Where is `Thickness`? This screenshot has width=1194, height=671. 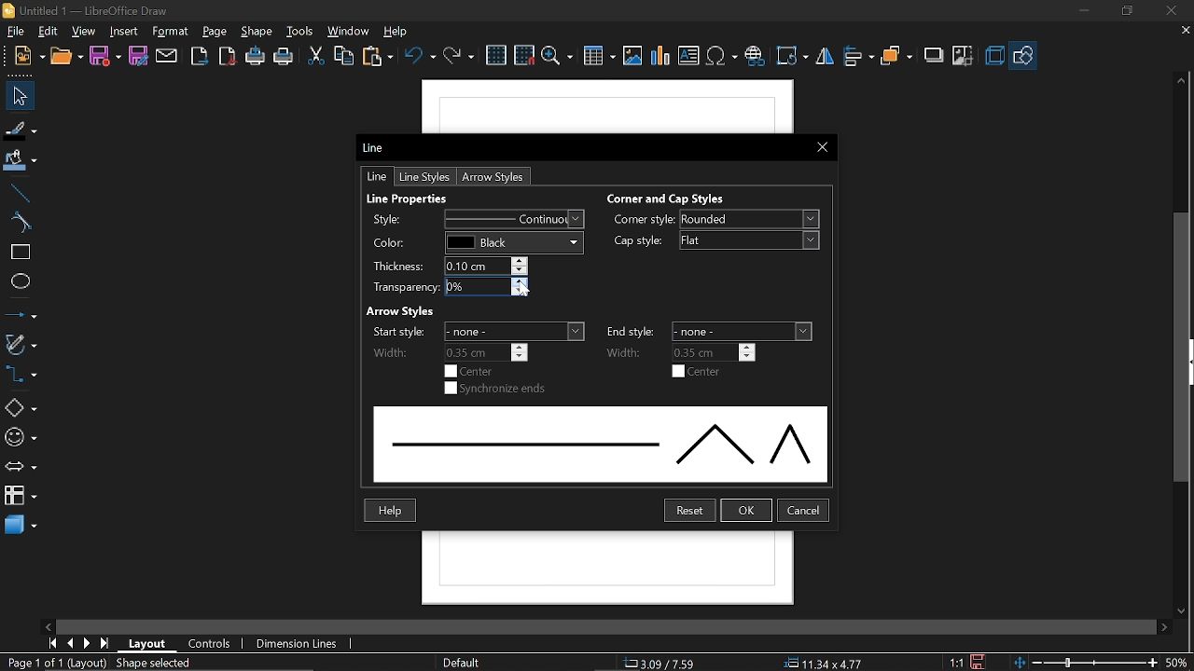
Thickness is located at coordinates (453, 266).